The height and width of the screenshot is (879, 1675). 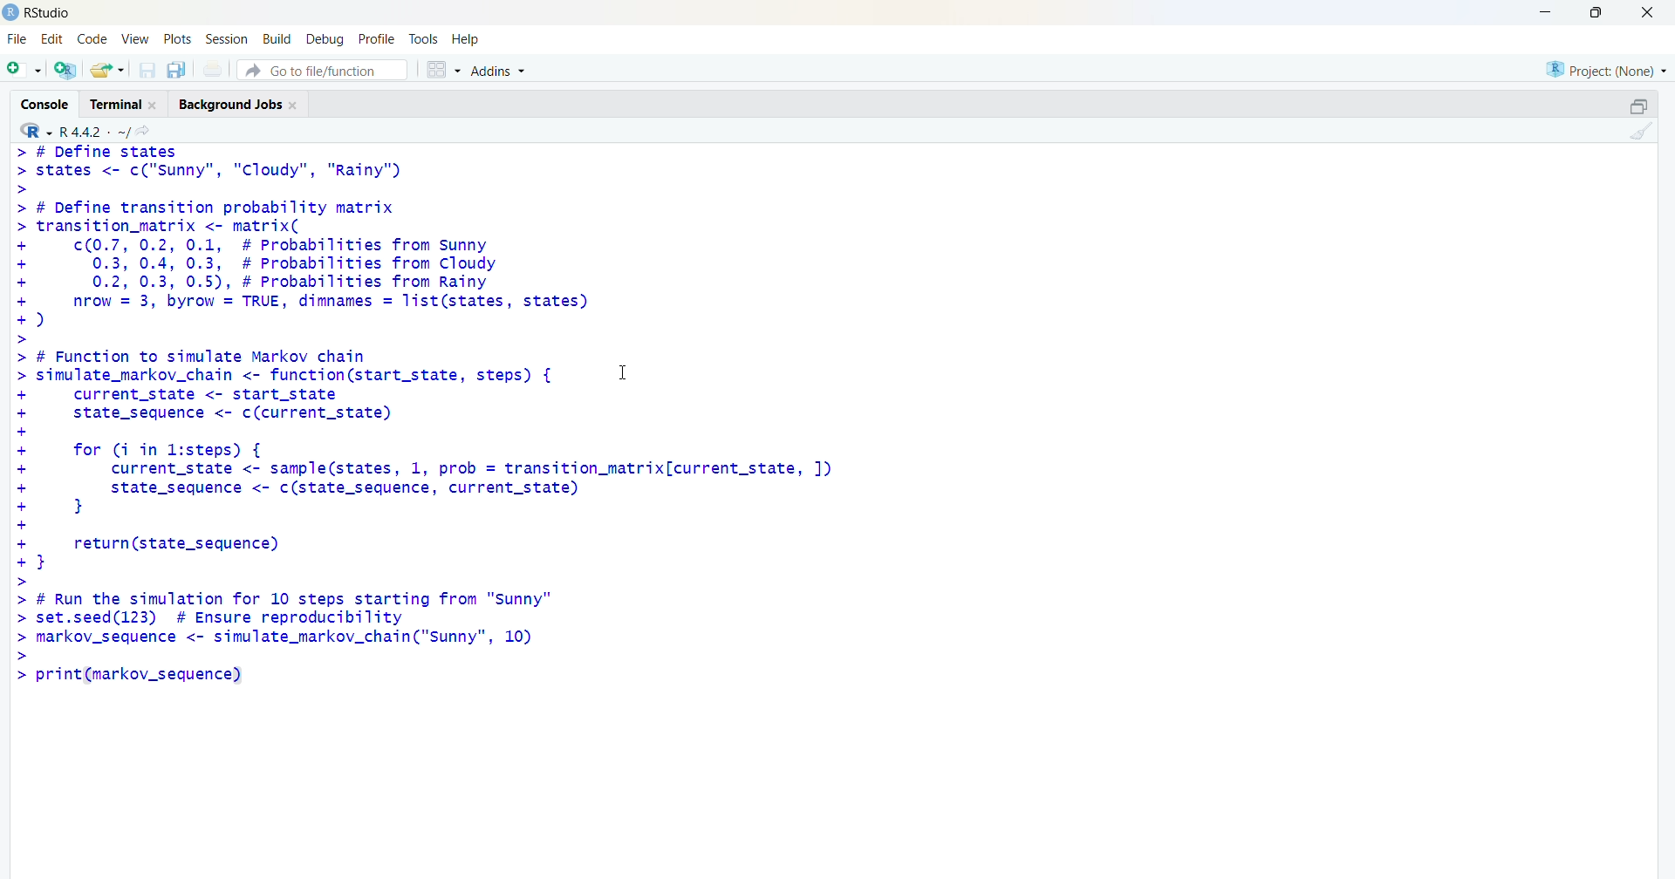 What do you see at coordinates (1604, 67) in the screenshot?
I see `project (None)` at bounding box center [1604, 67].